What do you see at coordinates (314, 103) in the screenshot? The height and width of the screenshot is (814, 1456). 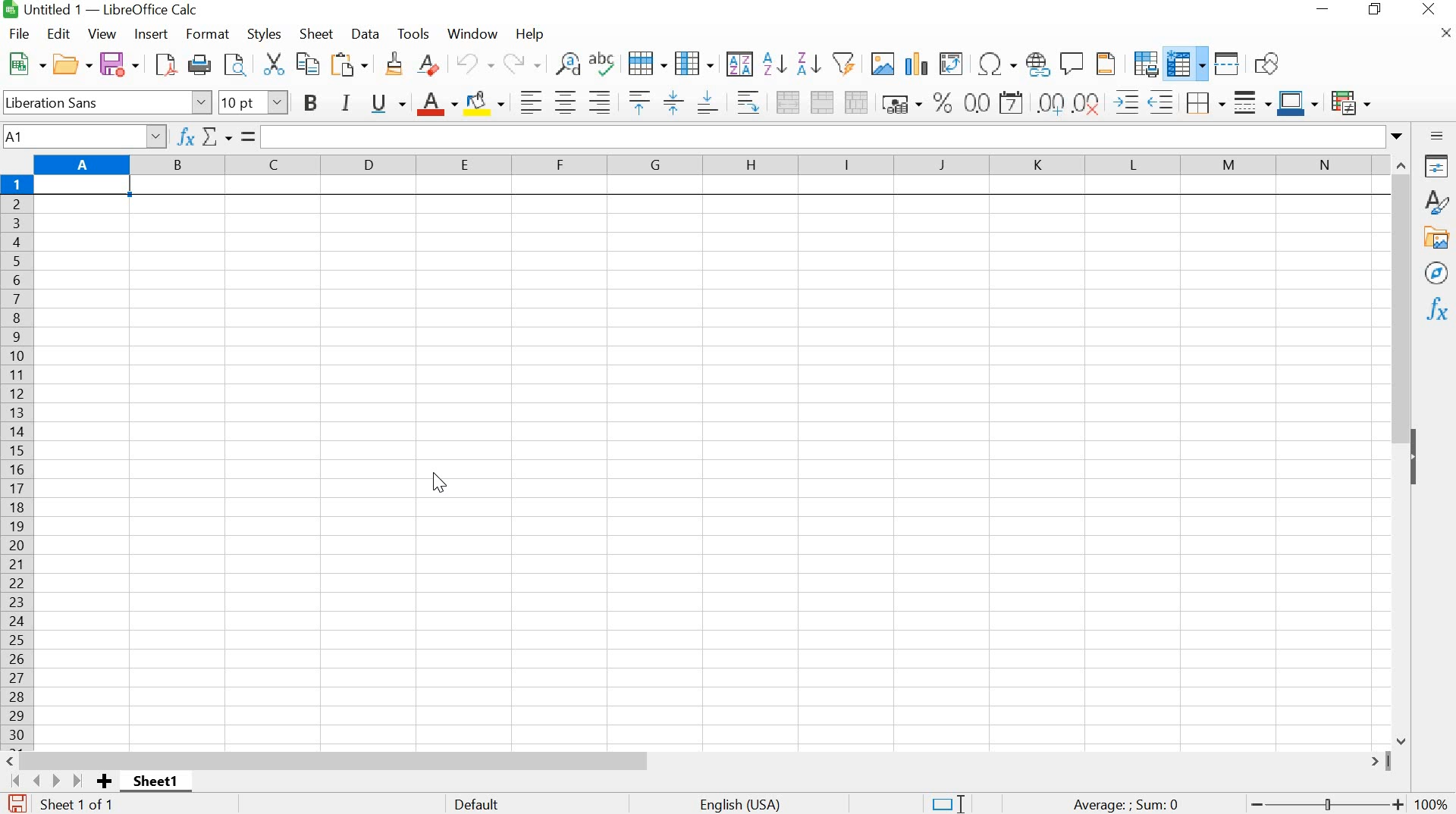 I see `BOLD` at bounding box center [314, 103].